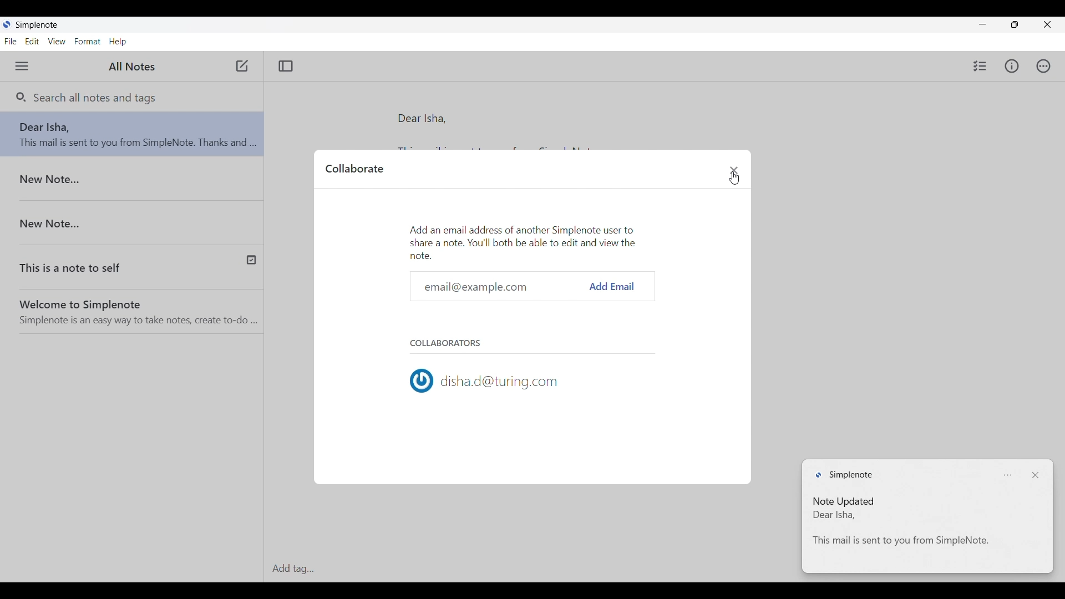  What do you see at coordinates (354, 168) in the screenshot?
I see `Collaborate` at bounding box center [354, 168].